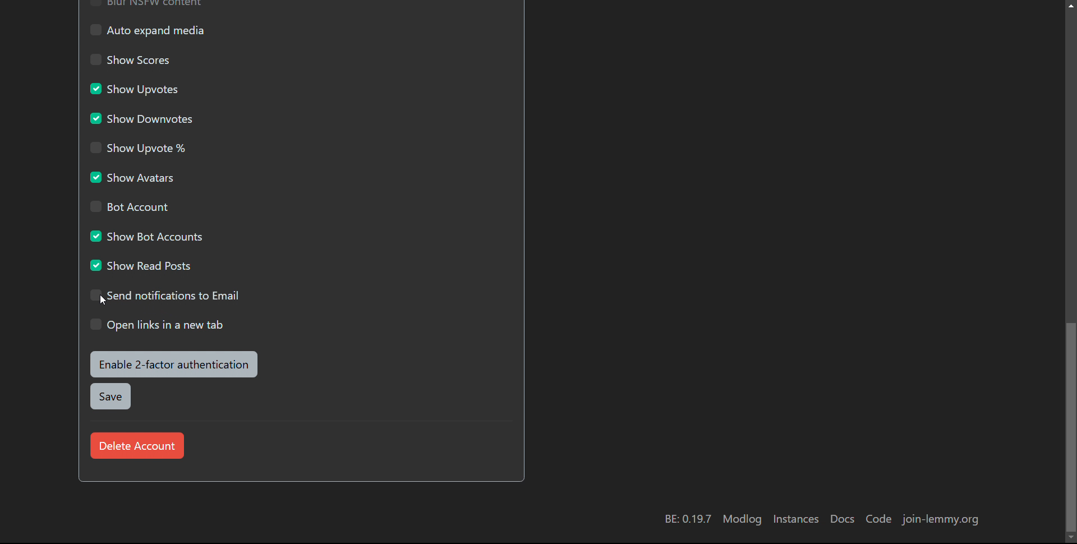  Describe the element at coordinates (109, 397) in the screenshot. I see `save` at that location.